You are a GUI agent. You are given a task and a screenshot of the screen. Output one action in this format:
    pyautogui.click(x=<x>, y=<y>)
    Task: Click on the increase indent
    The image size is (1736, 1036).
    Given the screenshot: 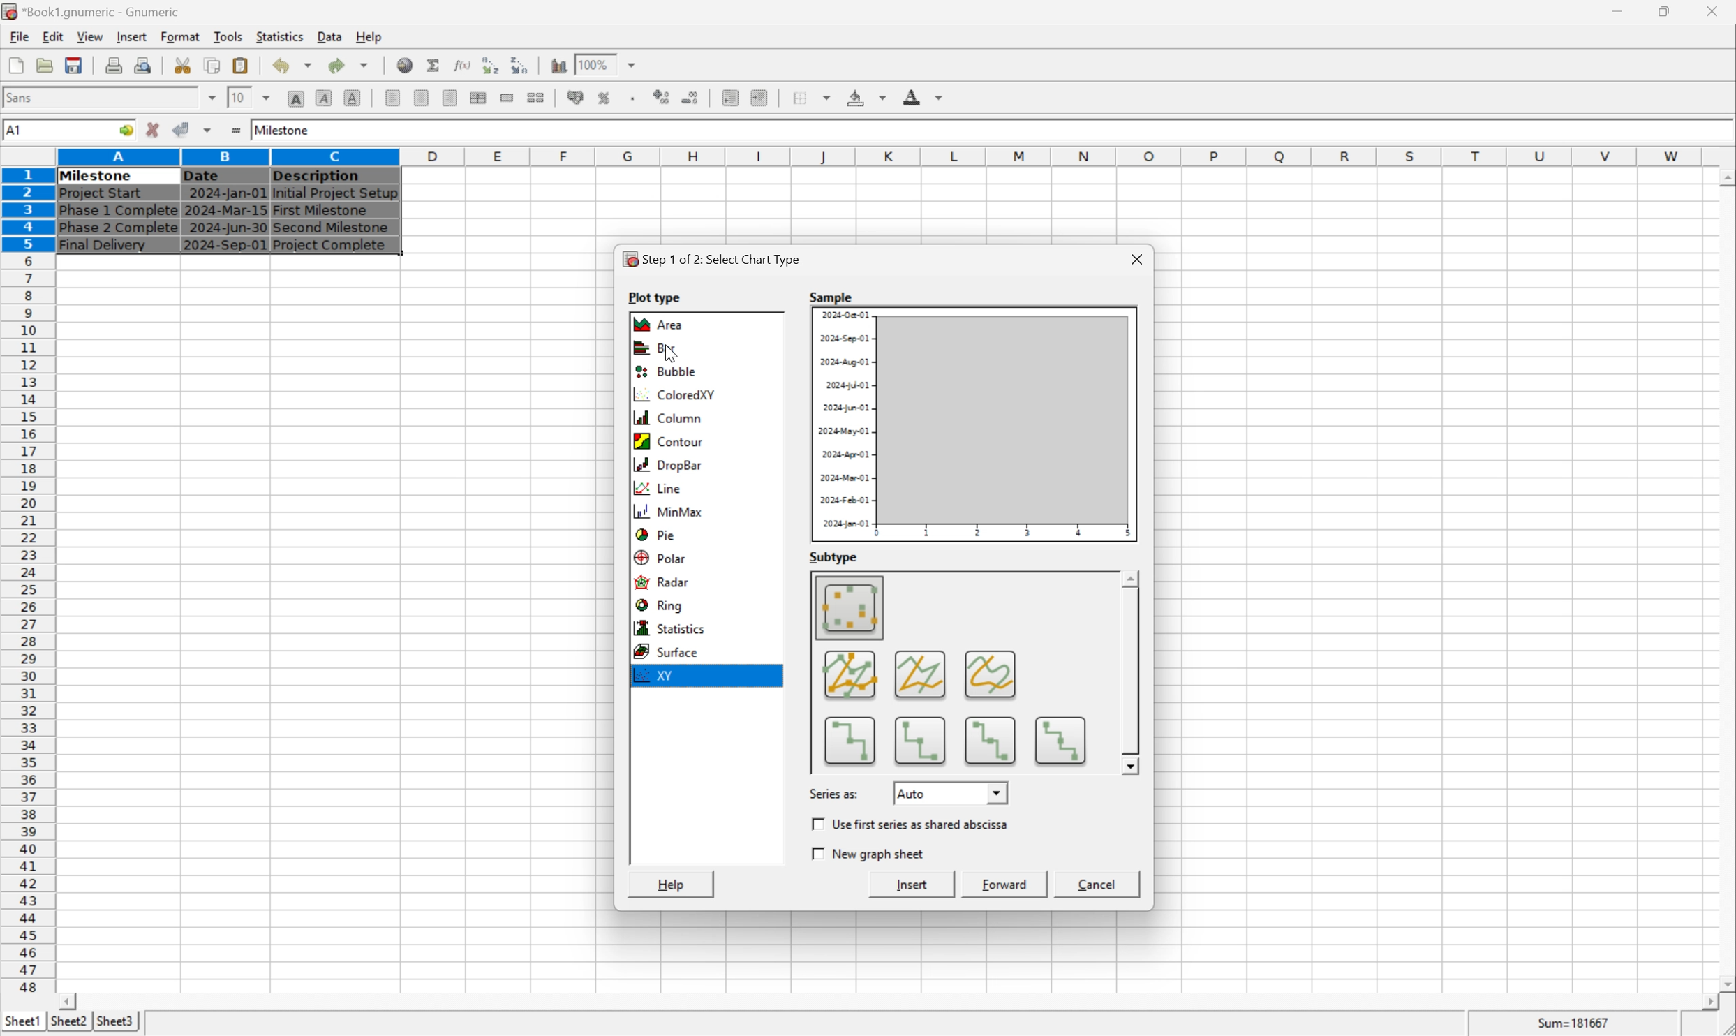 What is the action you would take?
    pyautogui.click(x=763, y=98)
    